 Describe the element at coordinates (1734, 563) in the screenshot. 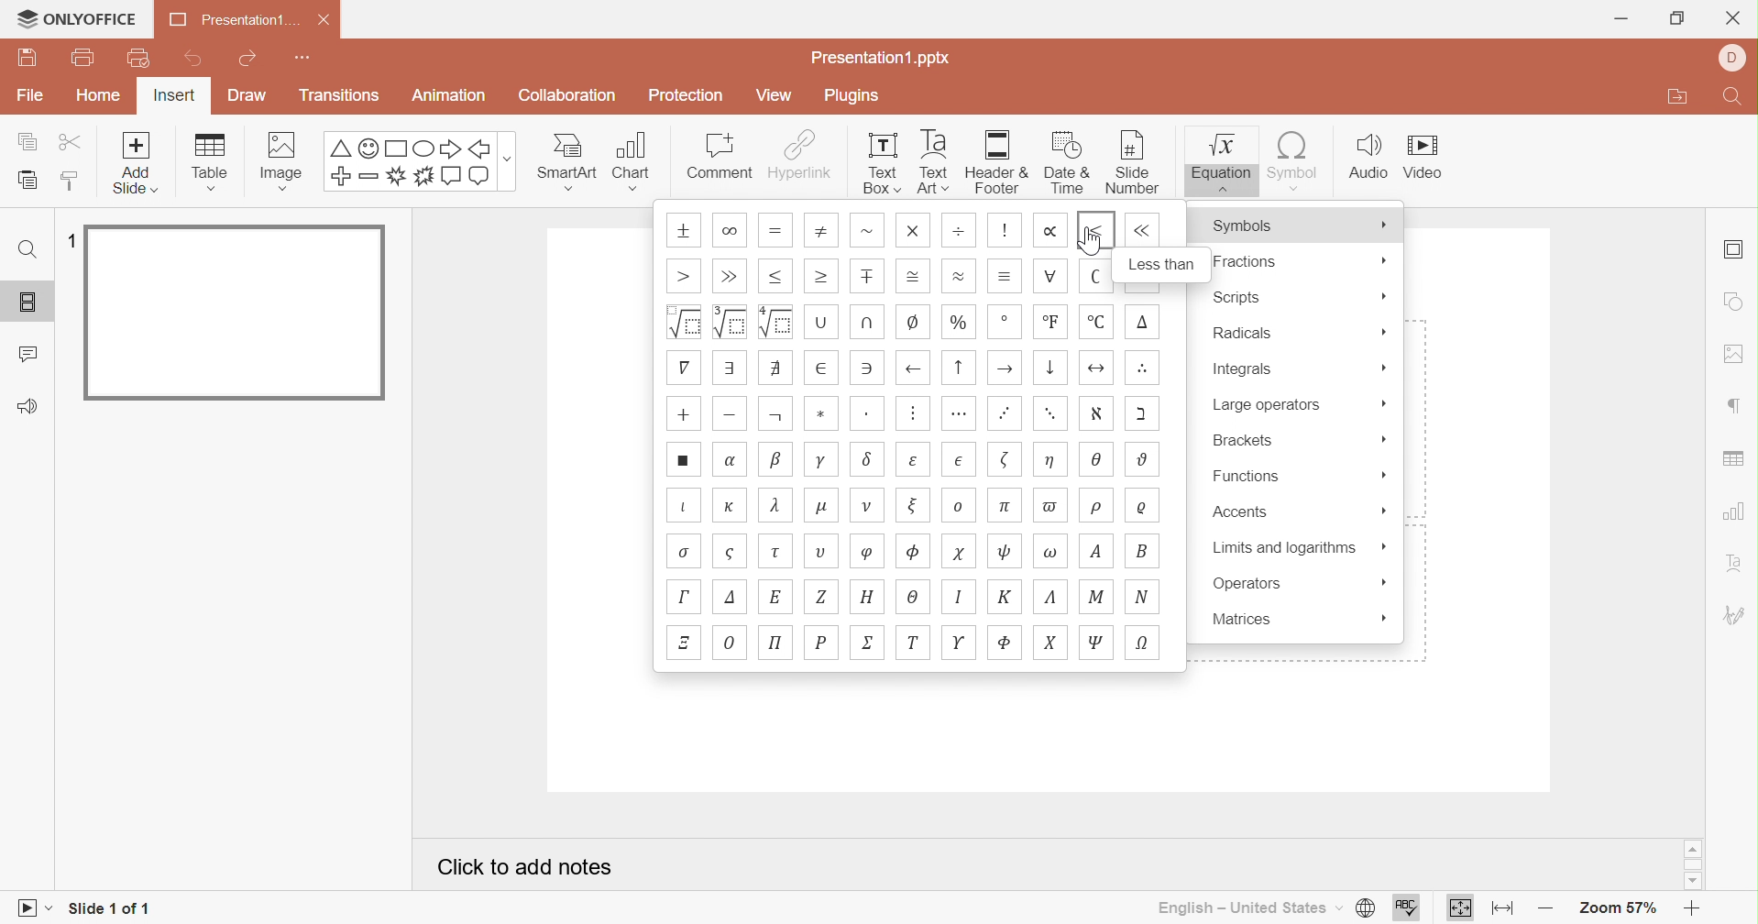

I see `Text Art settings` at that location.